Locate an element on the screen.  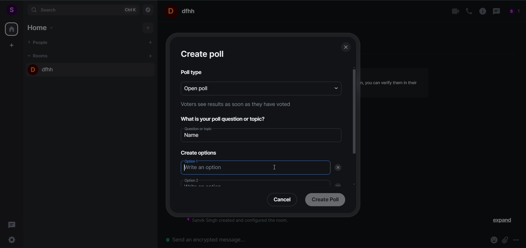
room info is located at coordinates (481, 11).